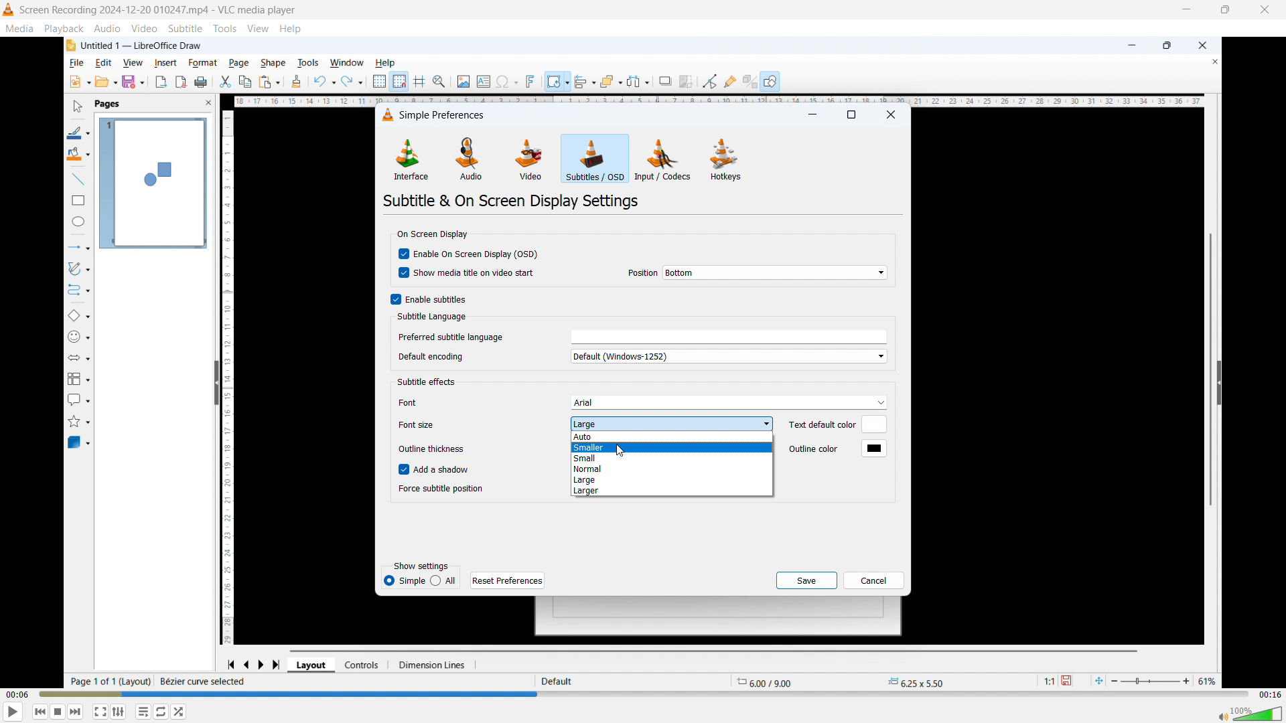 This screenshot has height=723, width=1286. What do you see at coordinates (896, 343) in the screenshot?
I see `Vertical scroll bar ` at bounding box center [896, 343].